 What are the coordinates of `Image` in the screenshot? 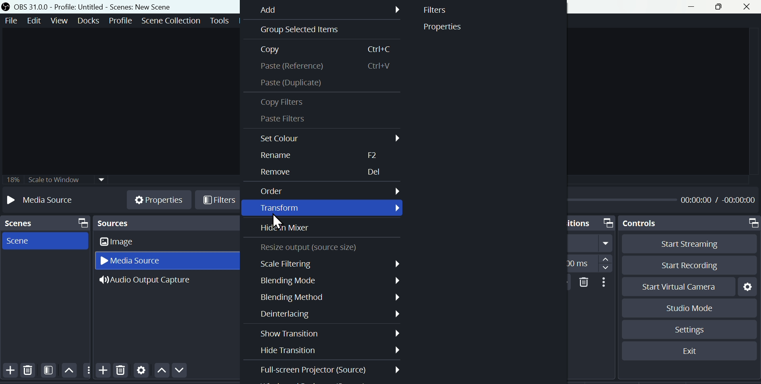 It's located at (133, 242).